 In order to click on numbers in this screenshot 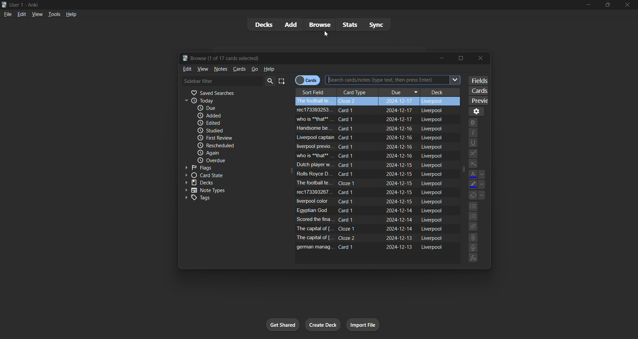, I will do `click(474, 216)`.